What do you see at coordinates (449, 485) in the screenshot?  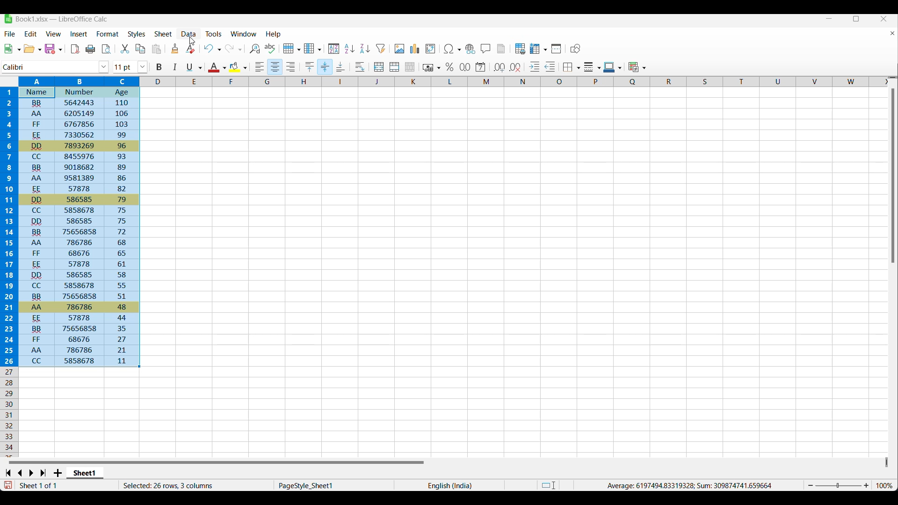 I see `Current language` at bounding box center [449, 485].